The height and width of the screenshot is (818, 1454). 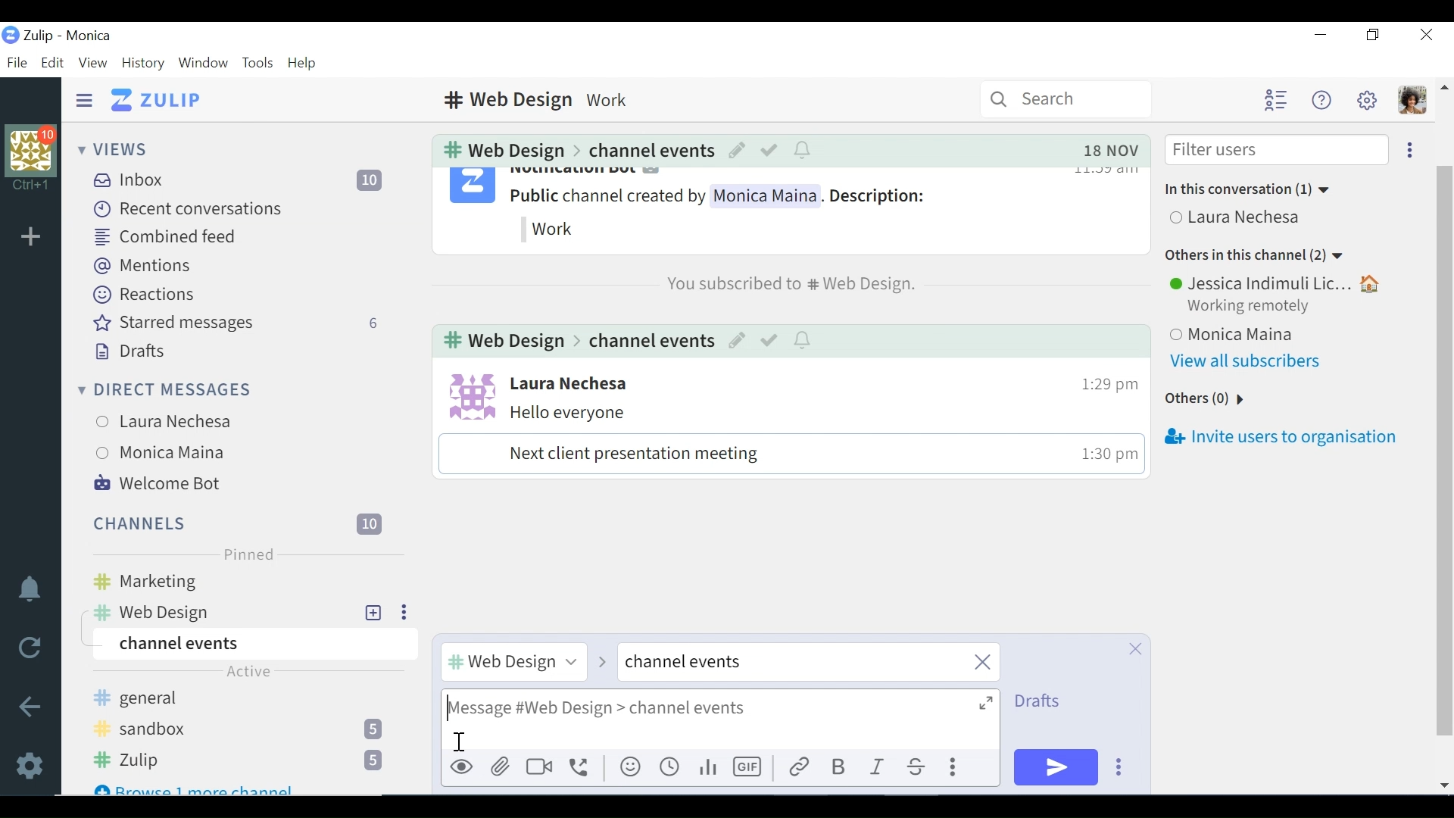 I want to click on link, so click(x=797, y=768).